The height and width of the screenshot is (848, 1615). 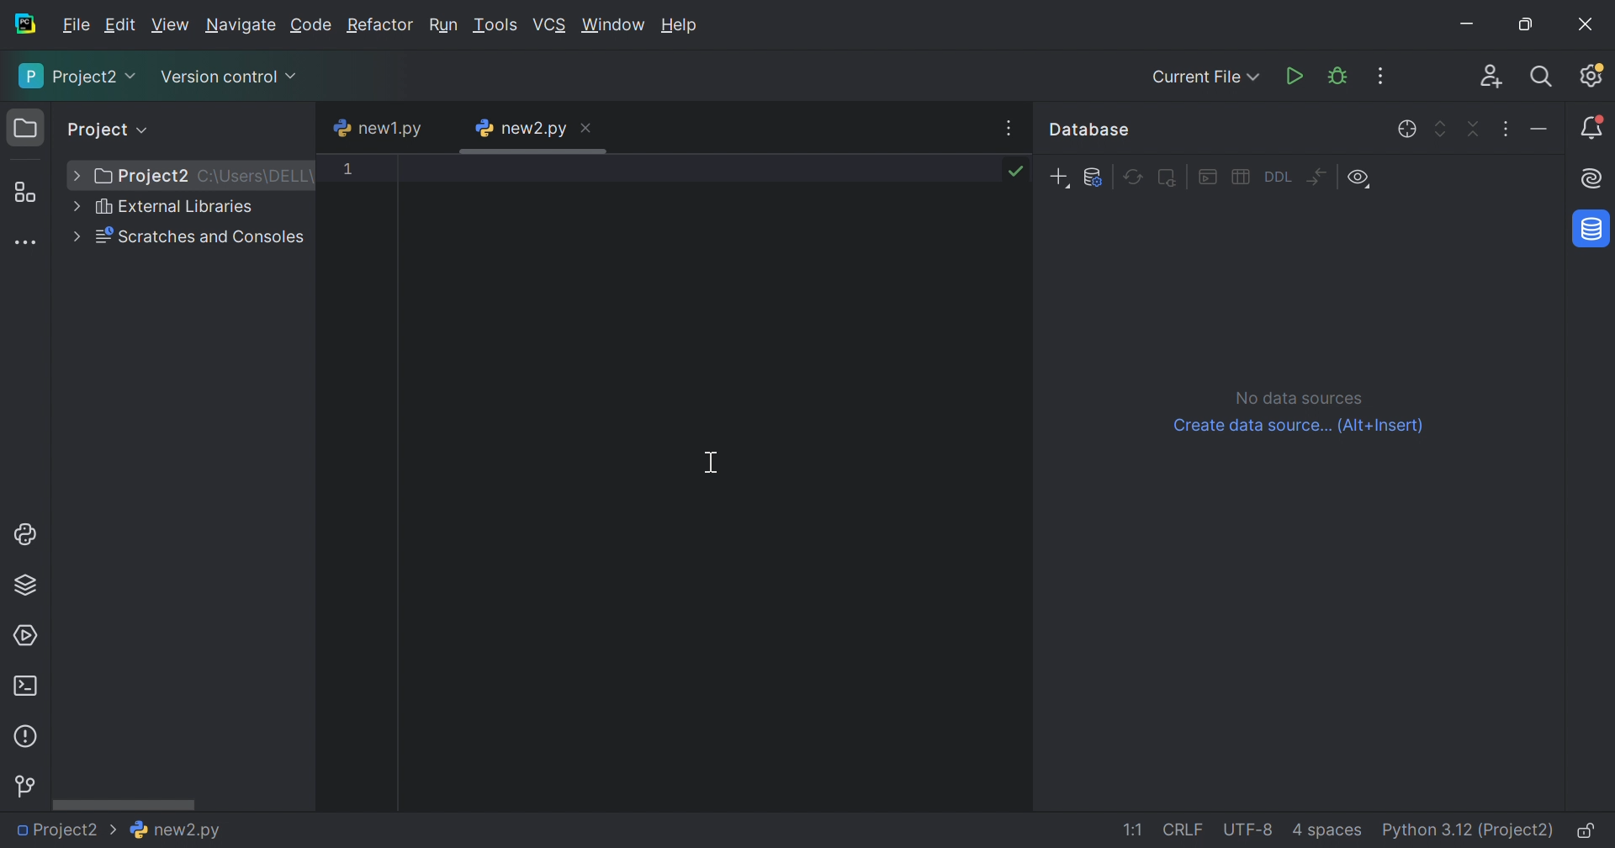 What do you see at coordinates (1543, 76) in the screenshot?
I see `Search Everywhere` at bounding box center [1543, 76].